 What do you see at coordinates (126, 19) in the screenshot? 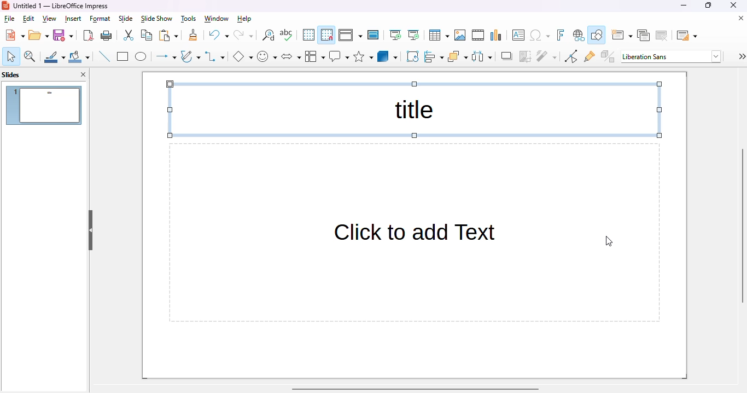
I see `slide` at bounding box center [126, 19].